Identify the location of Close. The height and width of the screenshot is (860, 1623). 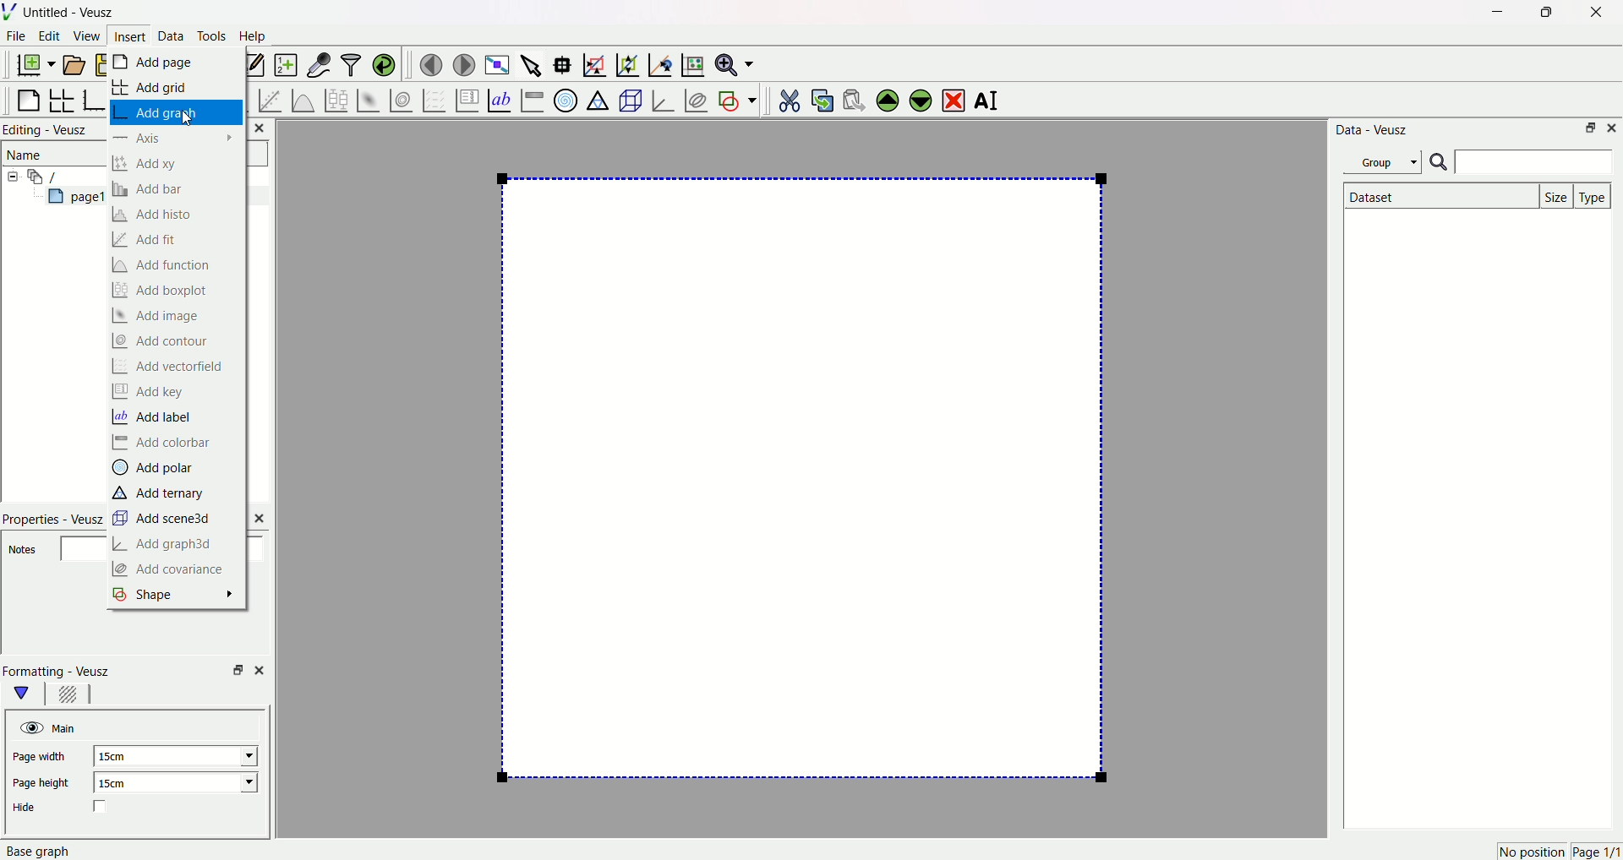
(1613, 128).